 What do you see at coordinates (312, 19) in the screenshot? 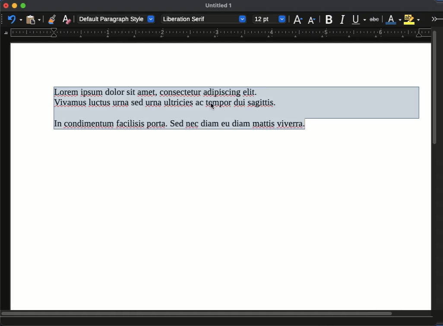
I see `decrease size` at bounding box center [312, 19].